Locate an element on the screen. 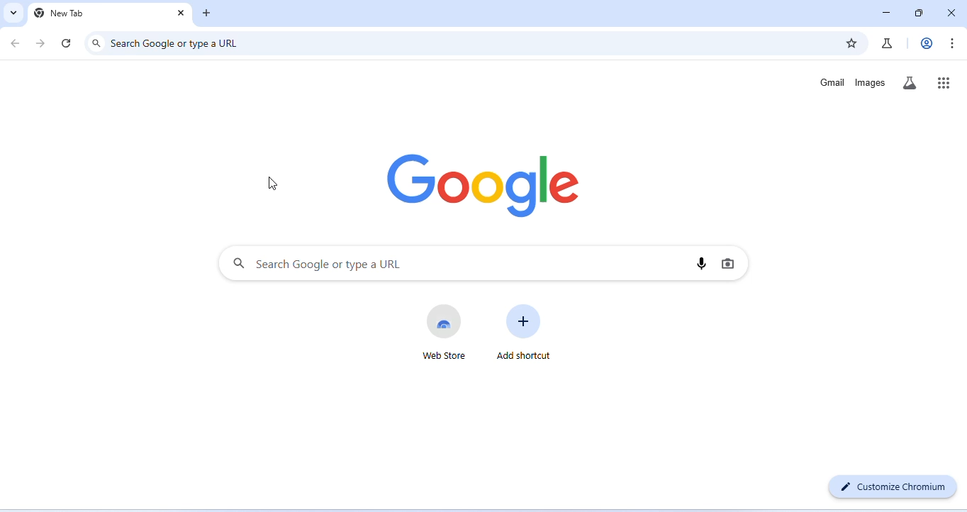  images is located at coordinates (871, 83).